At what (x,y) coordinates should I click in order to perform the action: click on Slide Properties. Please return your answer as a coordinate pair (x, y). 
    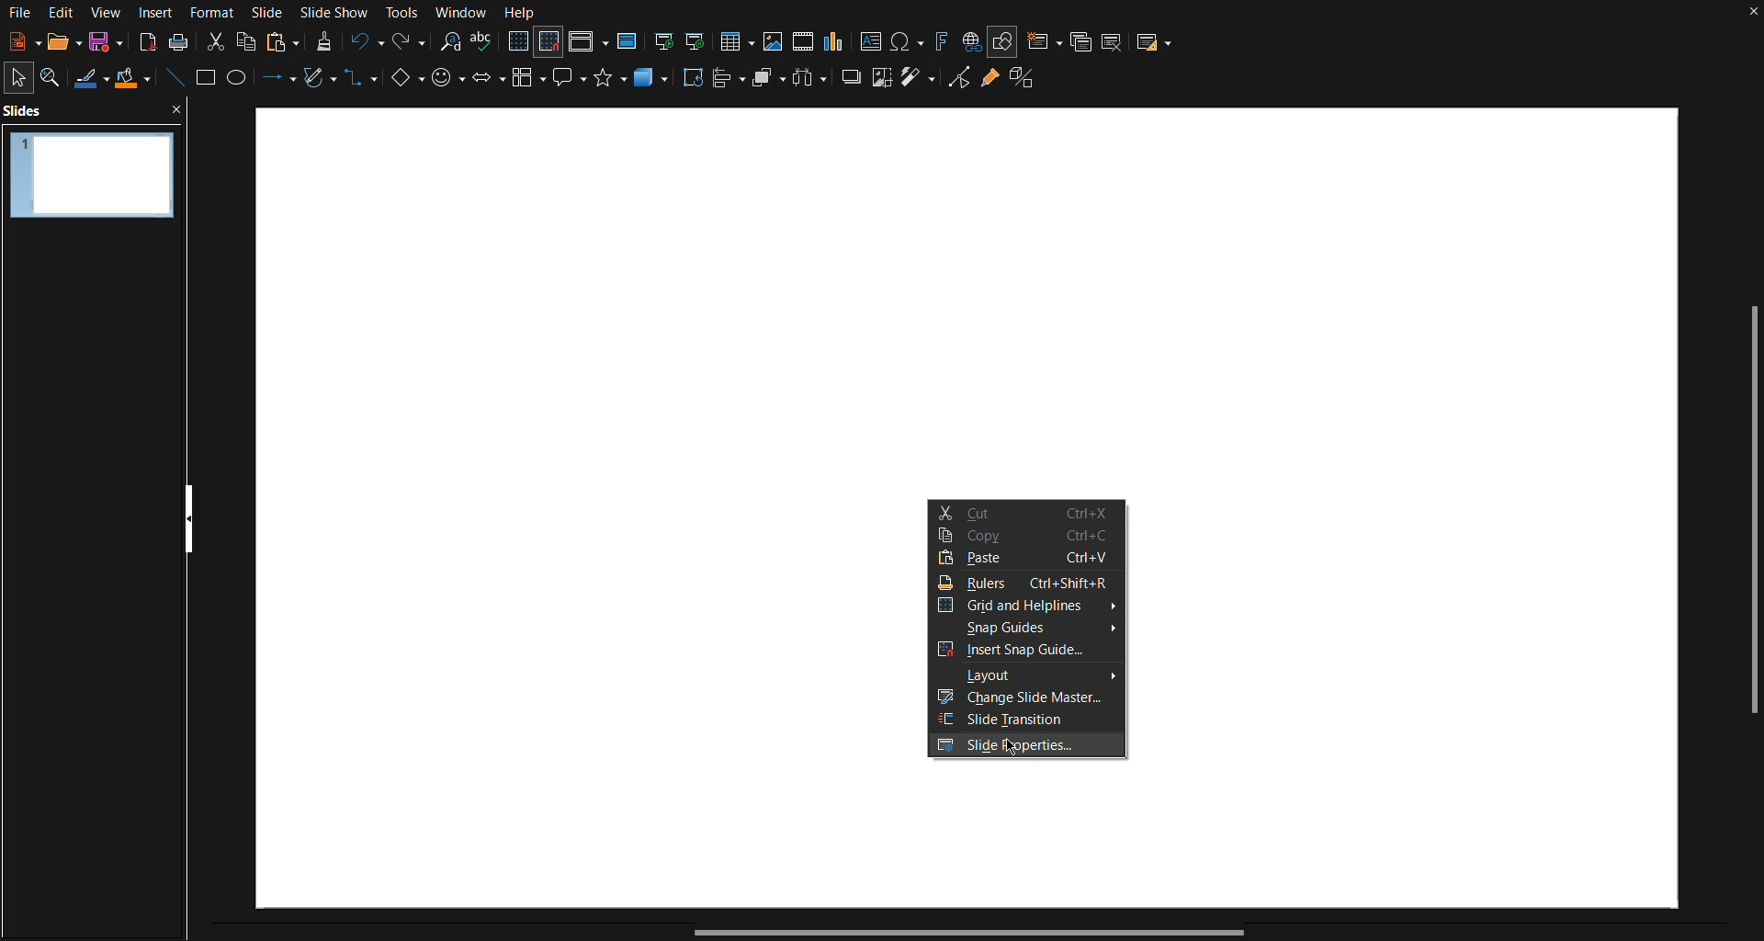
    Looking at the image, I should click on (1029, 747).